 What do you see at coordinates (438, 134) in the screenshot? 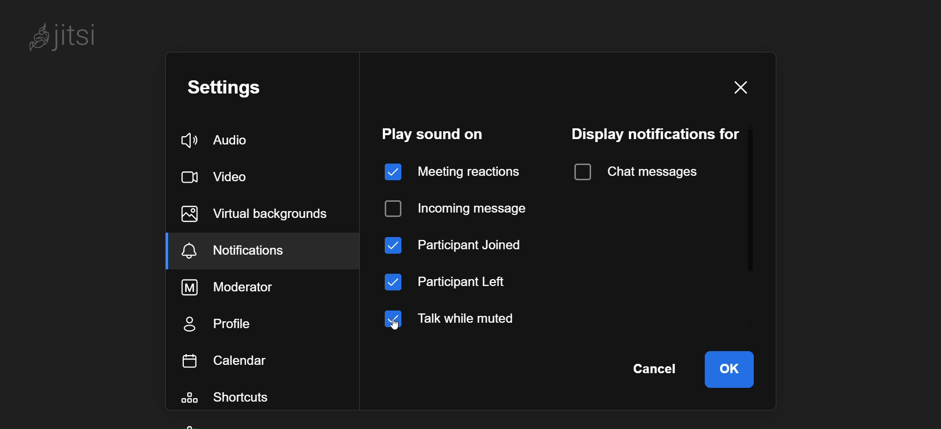
I see `play sound on` at bounding box center [438, 134].